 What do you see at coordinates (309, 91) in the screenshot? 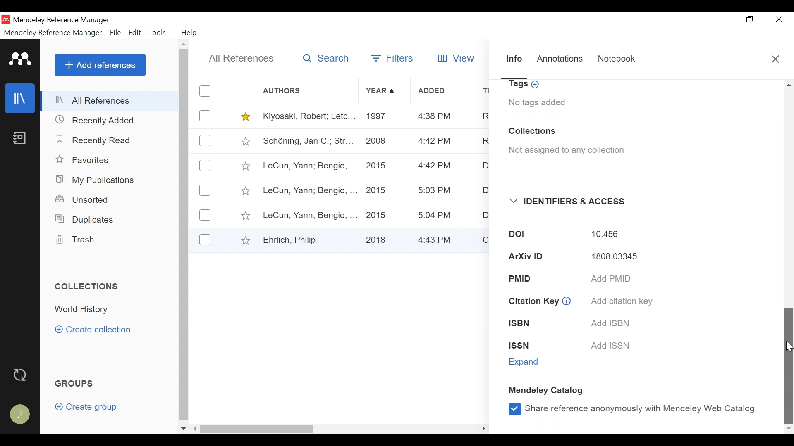
I see `Author ` at bounding box center [309, 91].